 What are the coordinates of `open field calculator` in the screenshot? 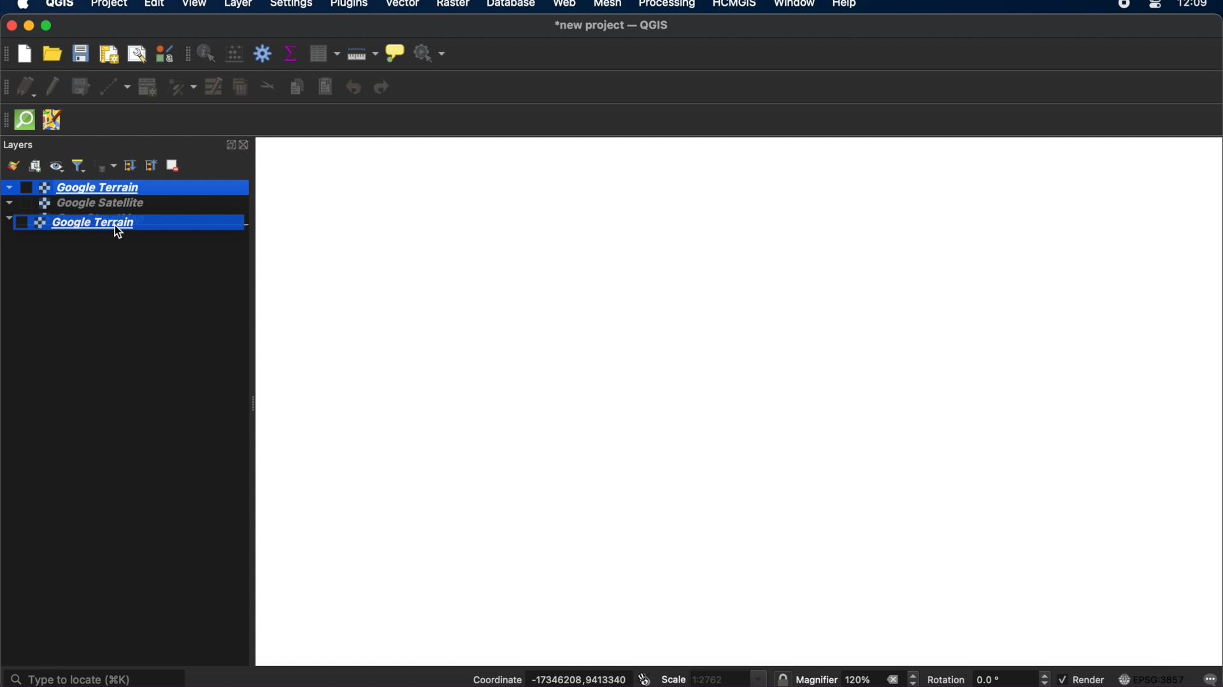 It's located at (236, 55).